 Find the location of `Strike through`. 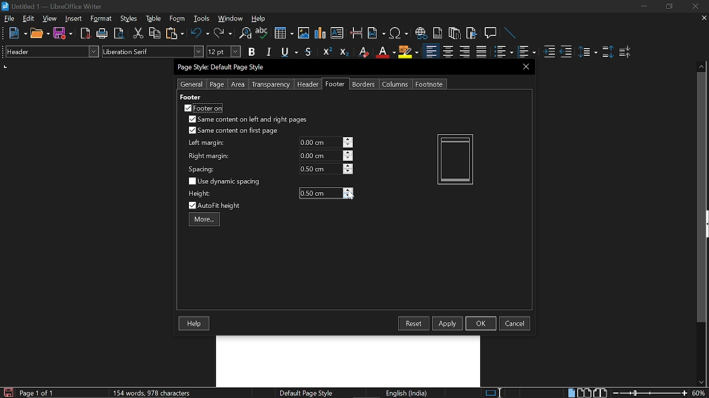

Strike through is located at coordinates (309, 51).